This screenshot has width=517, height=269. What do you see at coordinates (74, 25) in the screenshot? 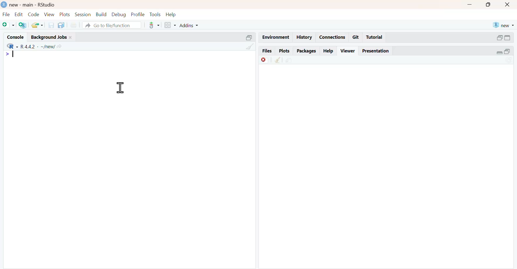
I see `print` at bounding box center [74, 25].